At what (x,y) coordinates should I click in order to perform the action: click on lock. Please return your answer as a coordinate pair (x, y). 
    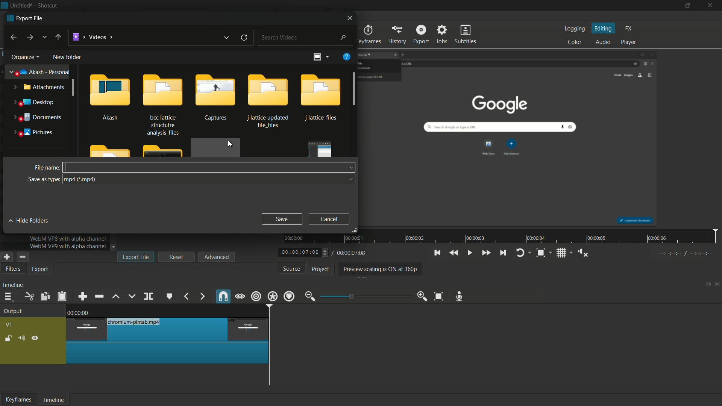
    Looking at the image, I should click on (8, 339).